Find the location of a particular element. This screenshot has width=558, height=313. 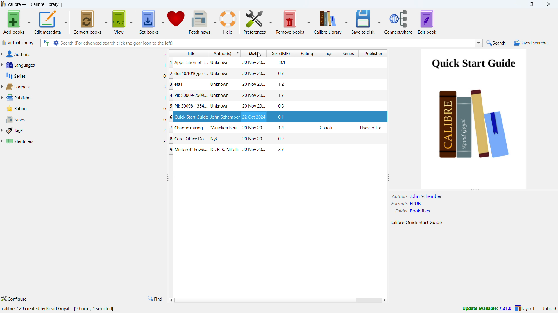

series is located at coordinates (348, 53).